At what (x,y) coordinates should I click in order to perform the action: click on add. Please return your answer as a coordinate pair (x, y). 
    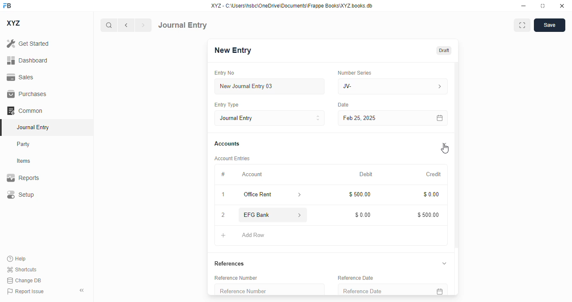
    Looking at the image, I should click on (224, 235).